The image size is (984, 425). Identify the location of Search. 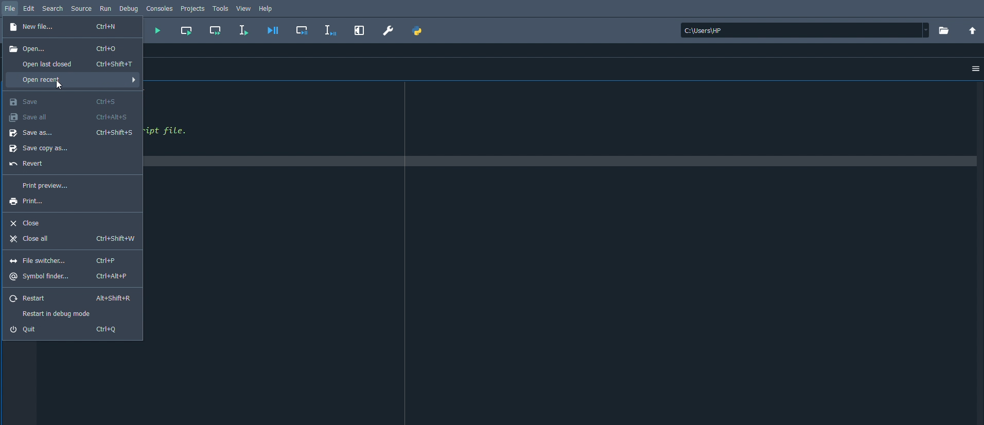
(53, 8).